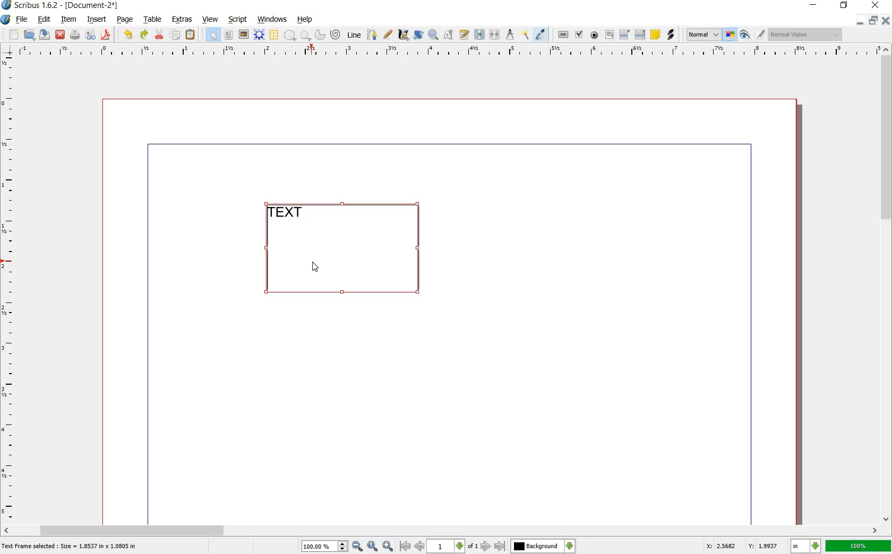  Describe the element at coordinates (472, 547) in the screenshot. I see `of 1` at that location.